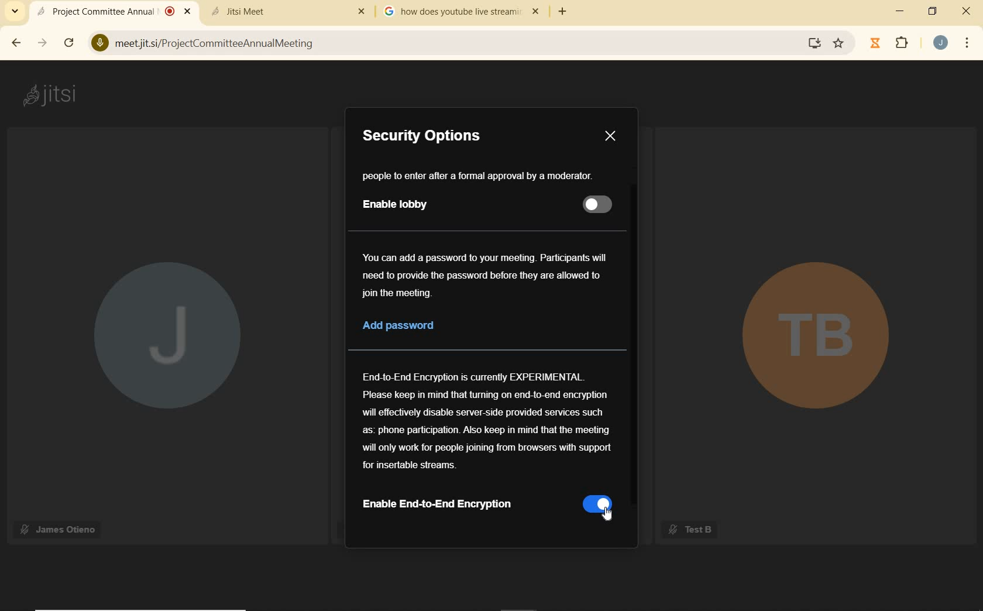 This screenshot has height=611, width=983. Describe the element at coordinates (487, 275) in the screenshot. I see `You can add a password to your meeting. Participants will
need to provide the password before they are allowed to
join the meeting` at that location.